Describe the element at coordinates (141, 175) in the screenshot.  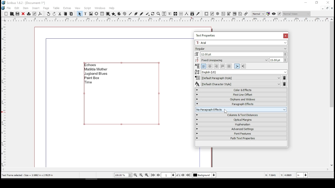
I see `zoom to 100%` at that location.